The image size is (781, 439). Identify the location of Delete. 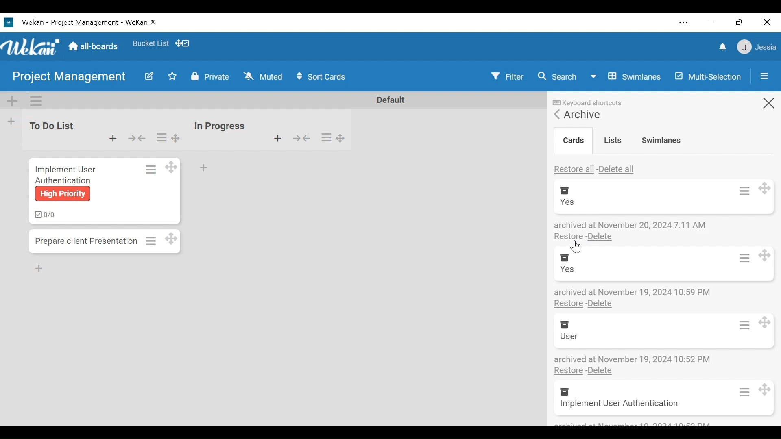
(600, 237).